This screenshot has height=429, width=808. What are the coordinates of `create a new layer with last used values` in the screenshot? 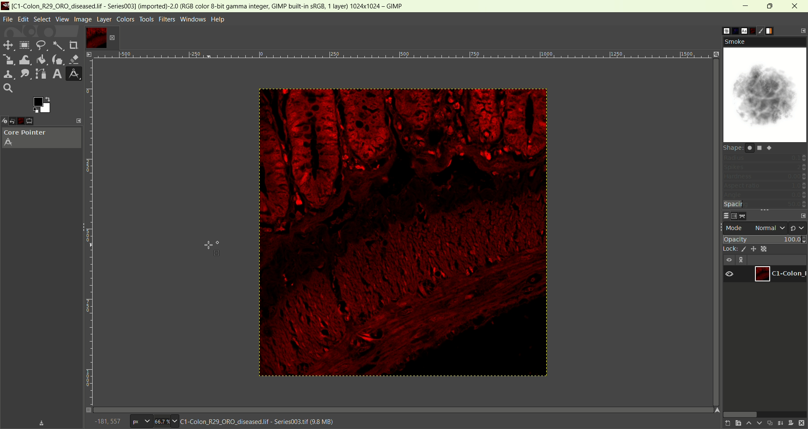 It's located at (724, 424).